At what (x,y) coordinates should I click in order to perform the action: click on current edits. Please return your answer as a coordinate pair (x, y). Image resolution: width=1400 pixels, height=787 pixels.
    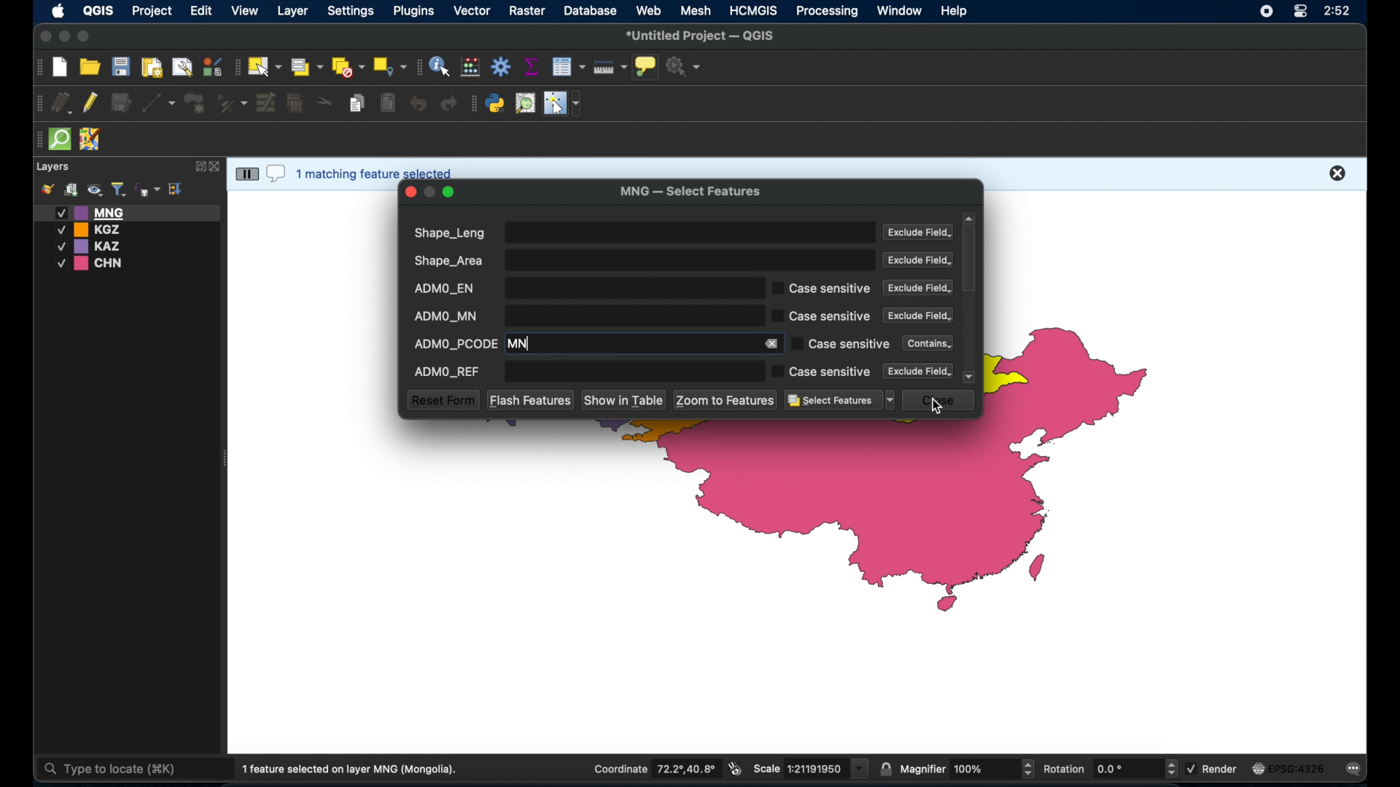
    Looking at the image, I should click on (61, 102).